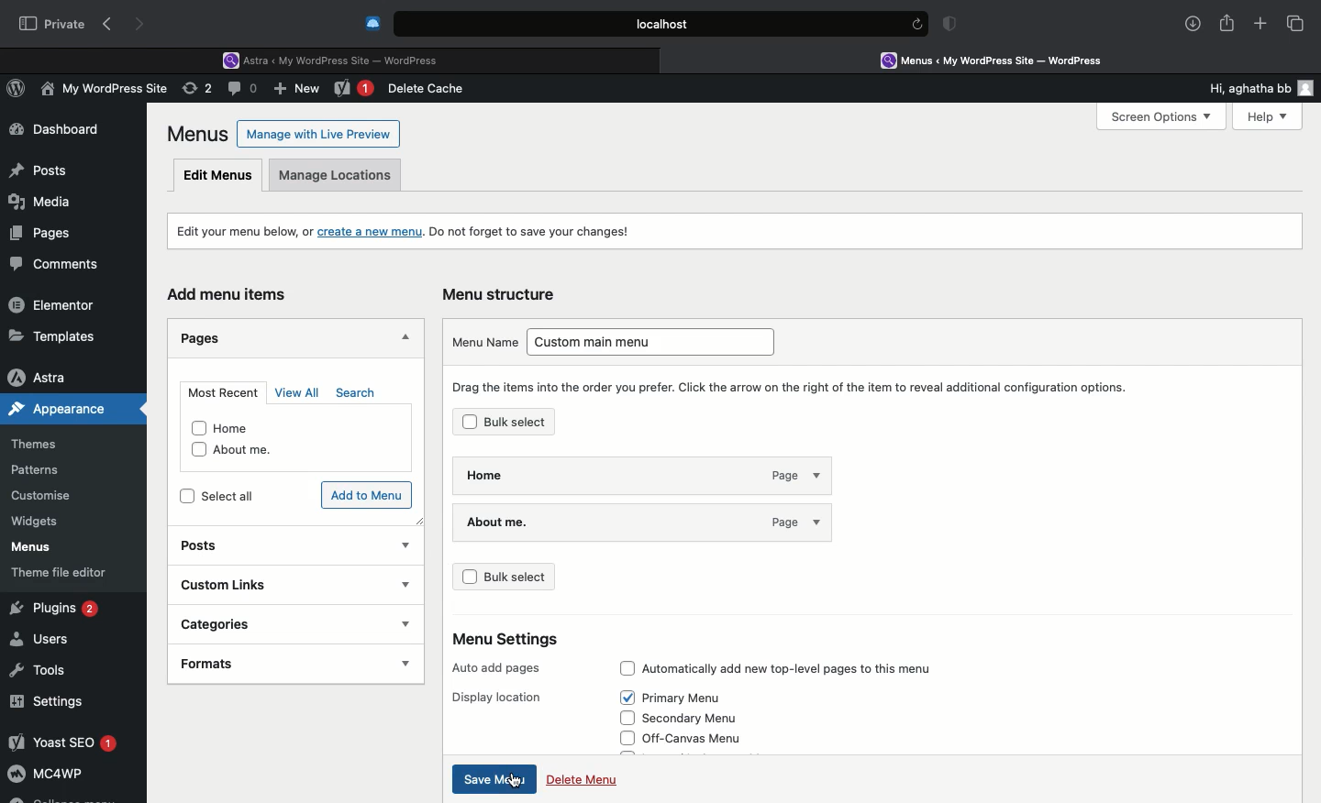  Describe the element at coordinates (216, 547) in the screenshot. I see `Posts` at that location.